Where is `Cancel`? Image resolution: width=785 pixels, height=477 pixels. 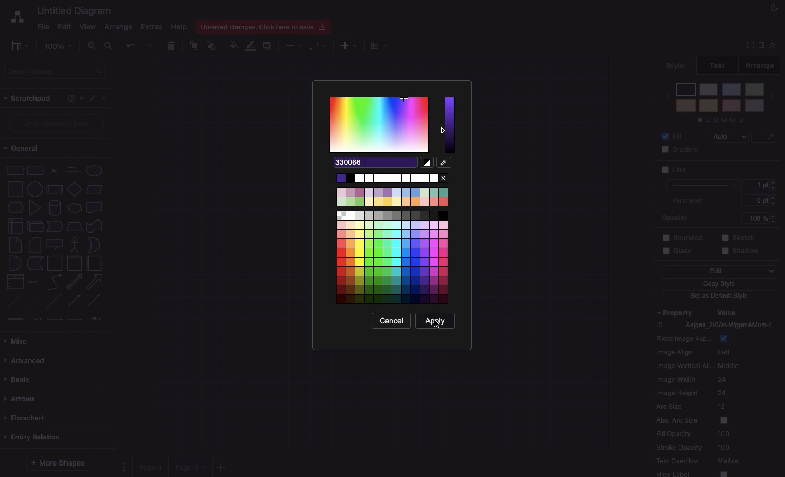
Cancel is located at coordinates (392, 320).